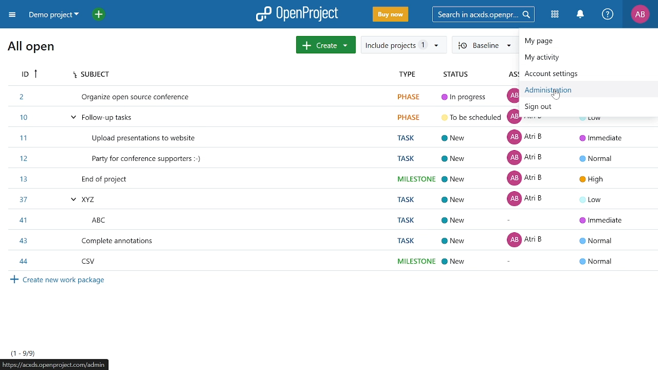  What do you see at coordinates (59, 365) in the screenshot?
I see `https path` at bounding box center [59, 365].